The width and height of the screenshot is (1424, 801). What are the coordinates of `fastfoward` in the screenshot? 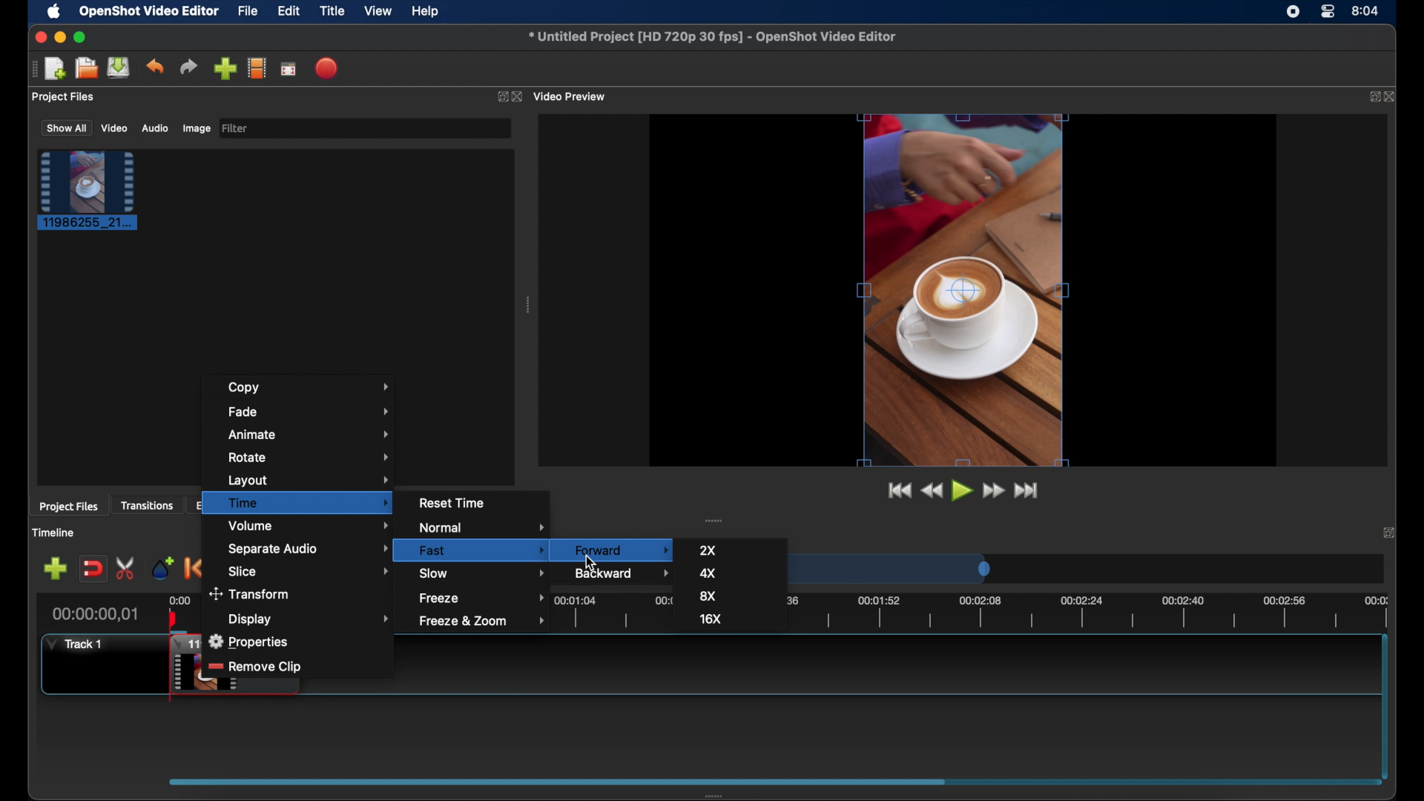 It's located at (995, 490).